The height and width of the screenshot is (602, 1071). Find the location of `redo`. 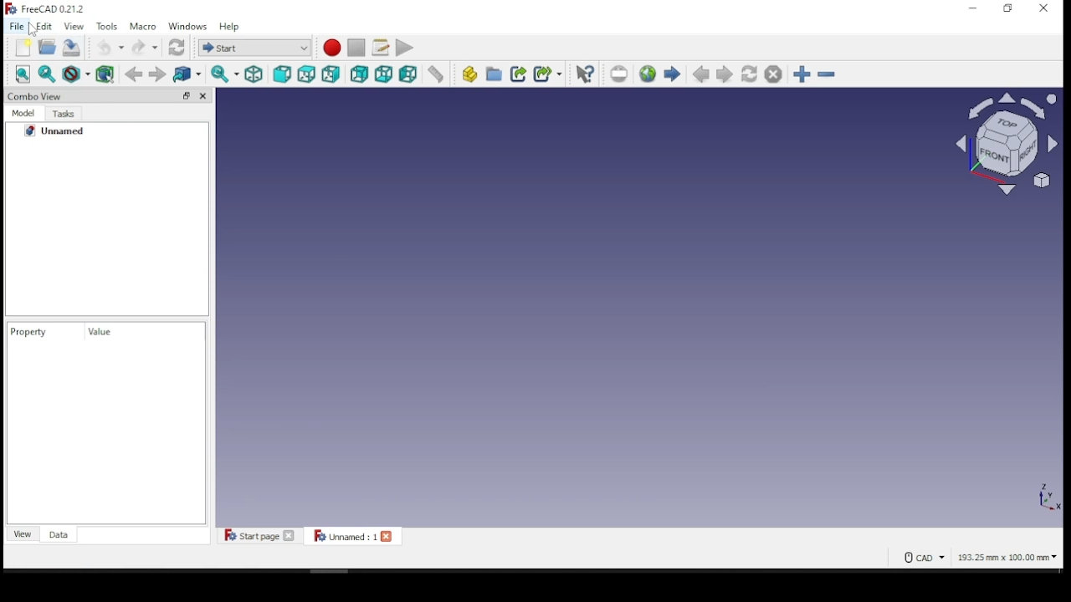

redo is located at coordinates (144, 47).